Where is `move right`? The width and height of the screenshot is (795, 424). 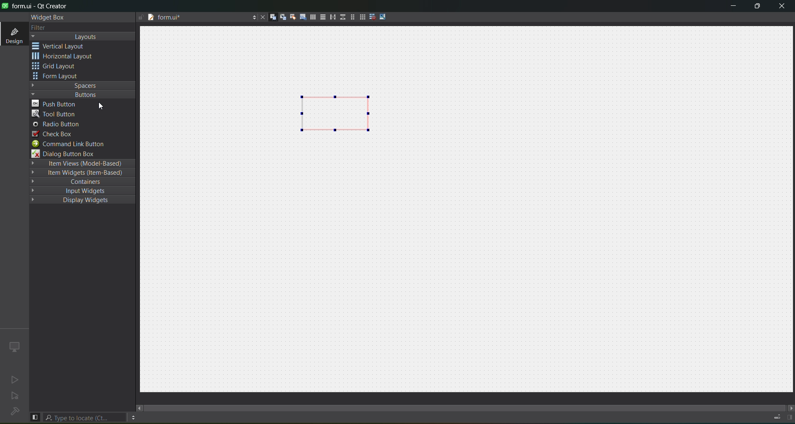 move right is located at coordinates (789, 407).